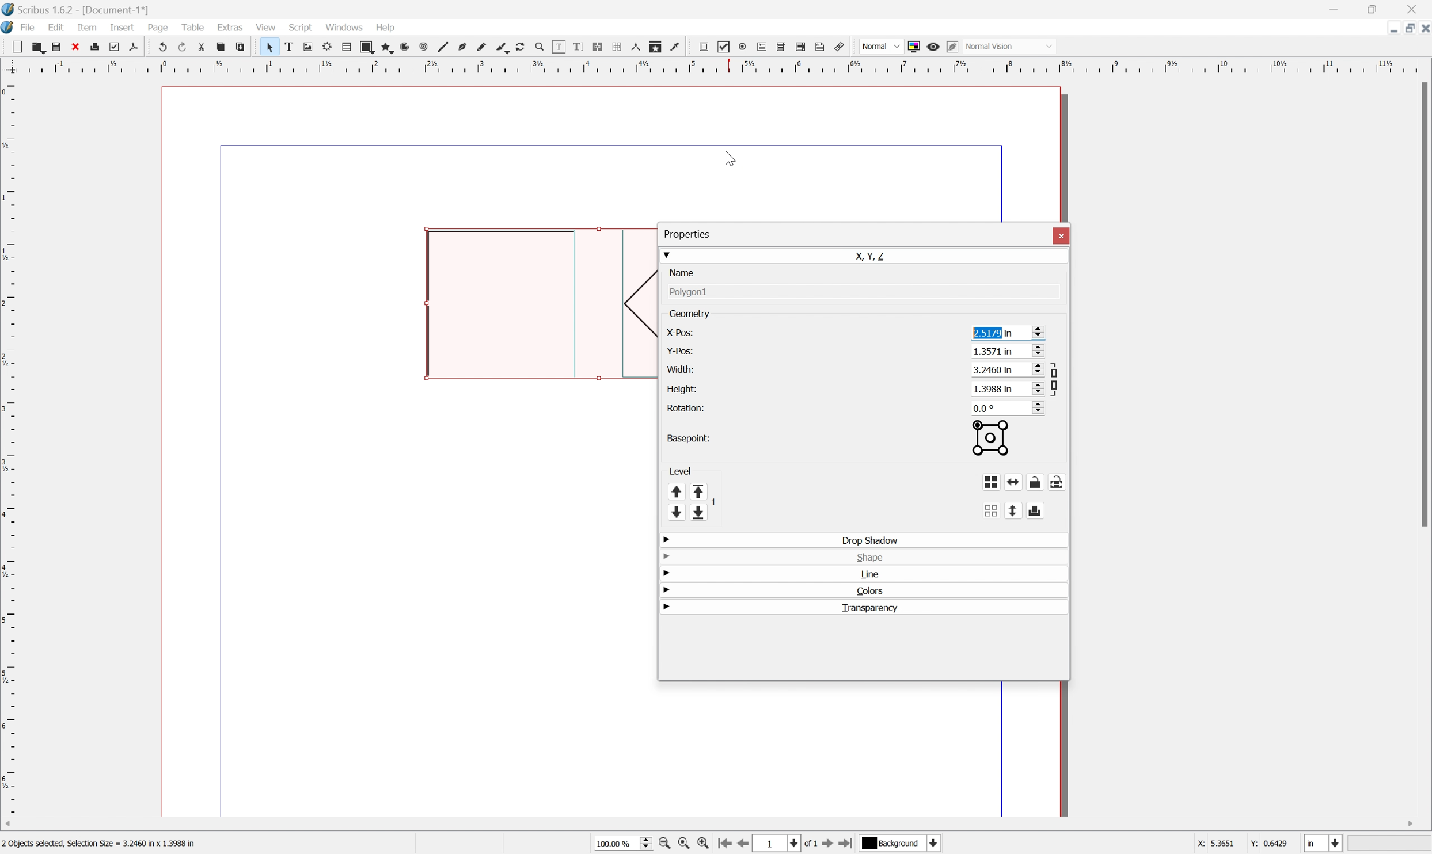  Describe the element at coordinates (784, 845) in the screenshot. I see `Select current page` at that location.